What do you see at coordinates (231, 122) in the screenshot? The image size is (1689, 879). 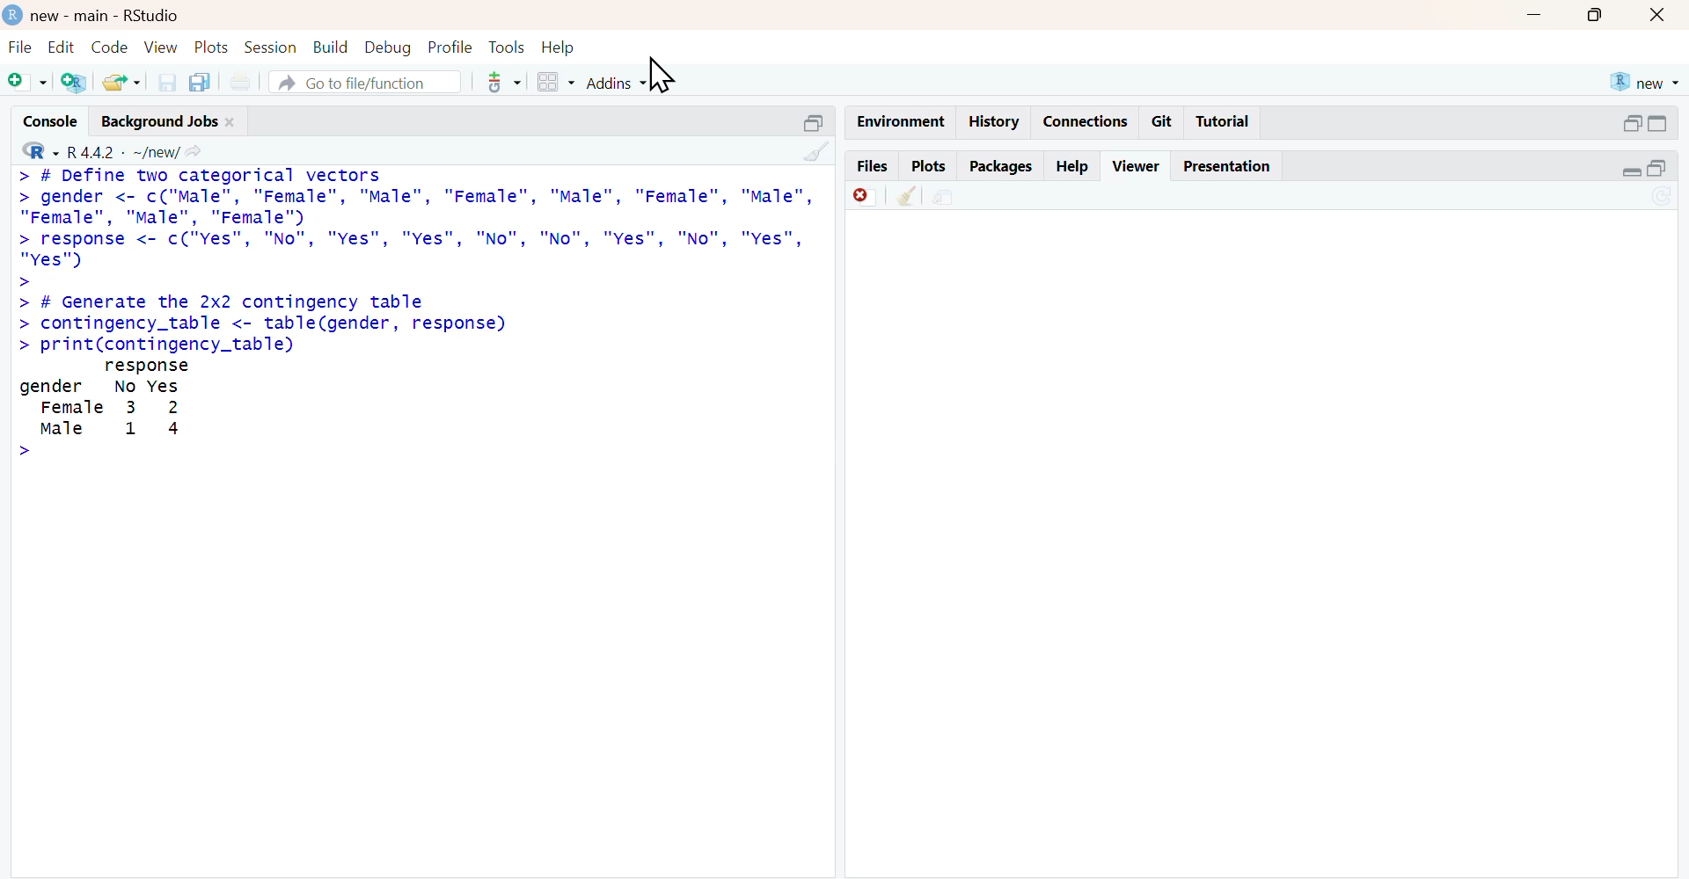 I see `close` at bounding box center [231, 122].